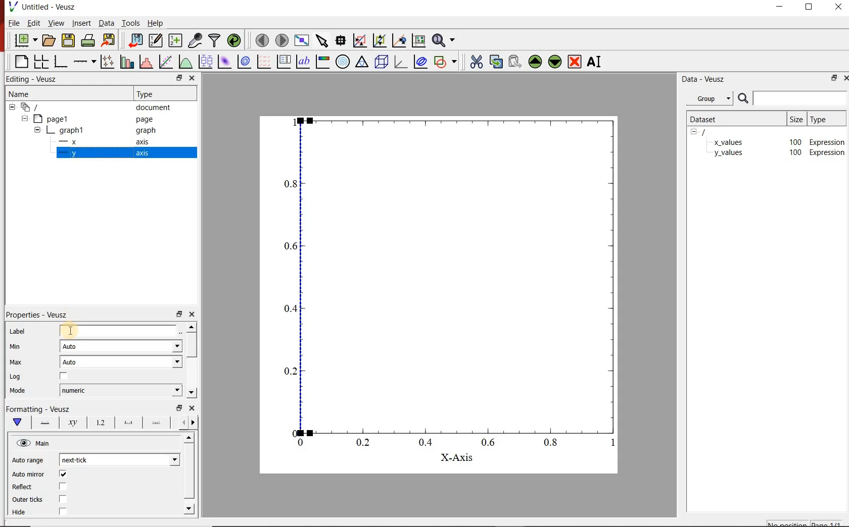  Describe the element at coordinates (282, 40) in the screenshot. I see `move to next page` at that location.